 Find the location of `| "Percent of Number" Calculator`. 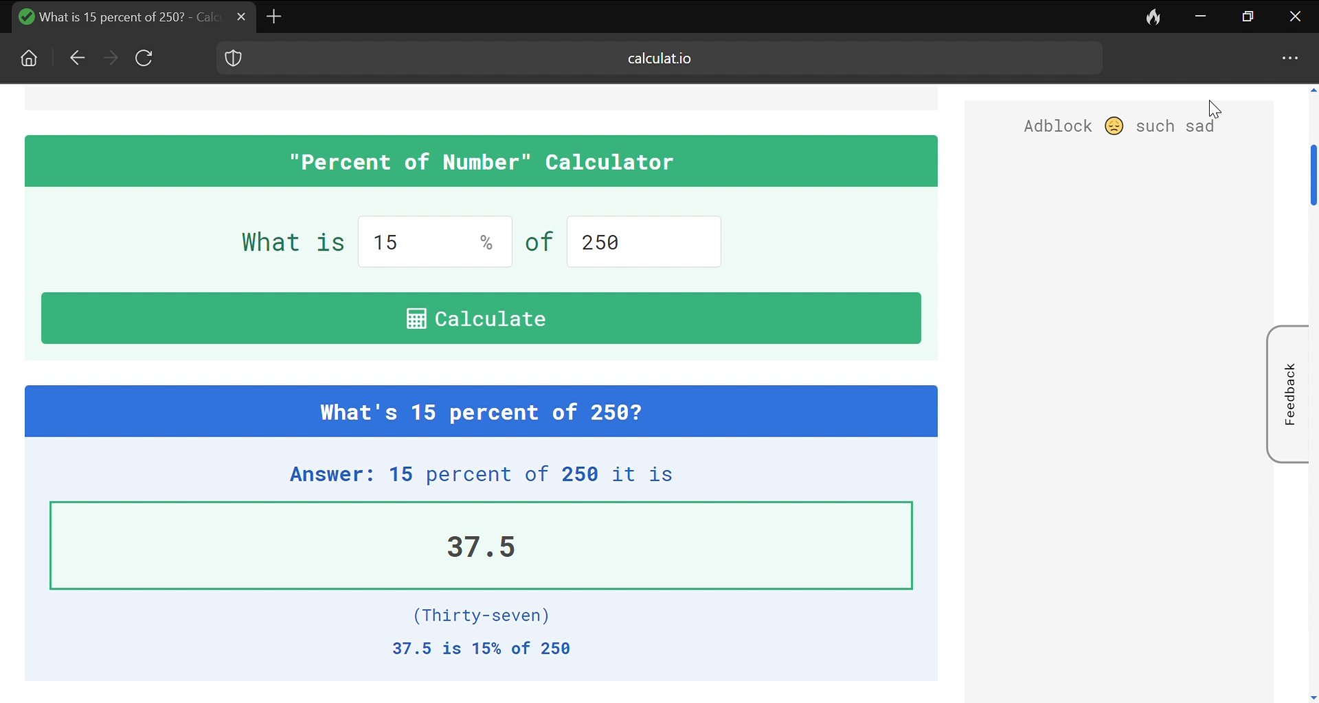

| "Percent of Number" Calculator is located at coordinates (482, 159).